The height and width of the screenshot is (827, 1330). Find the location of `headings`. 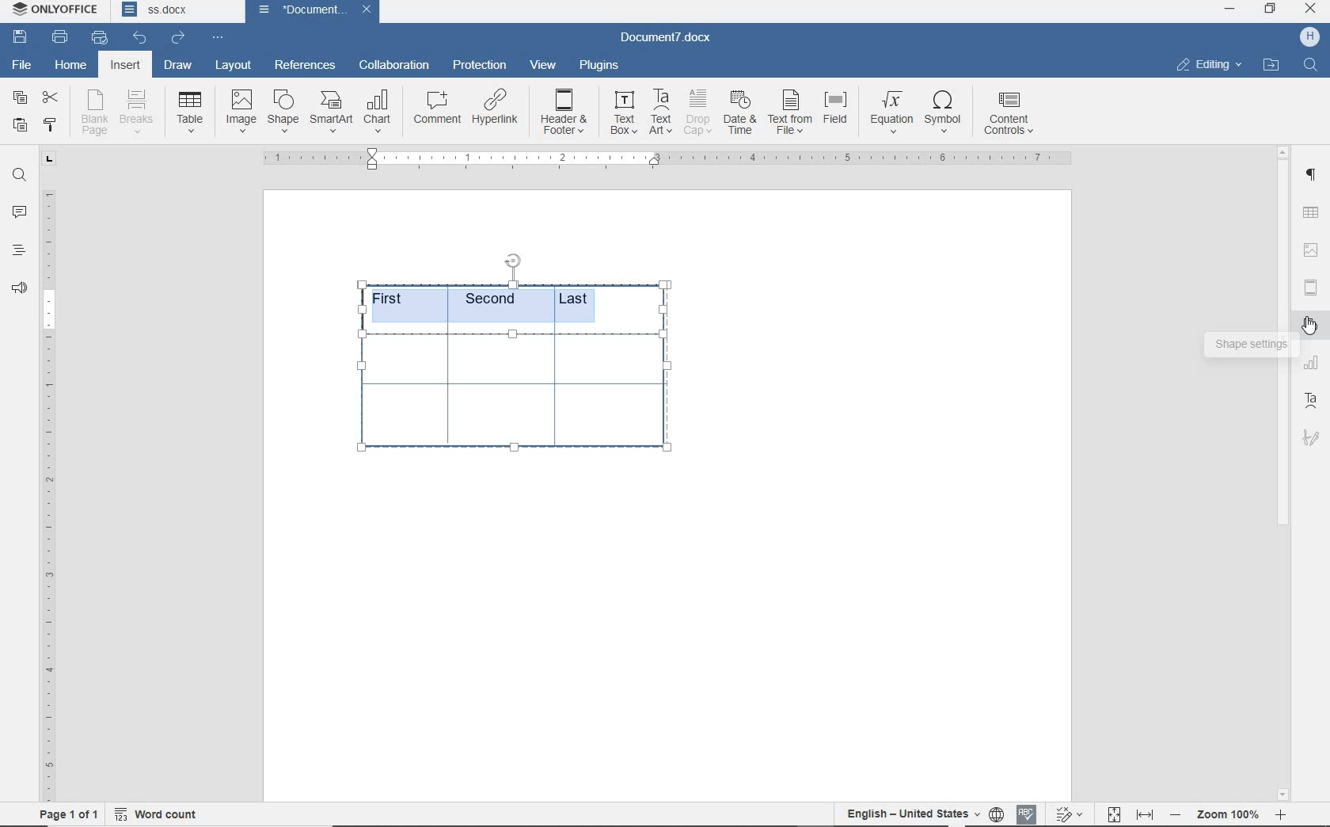

headings is located at coordinates (18, 252).